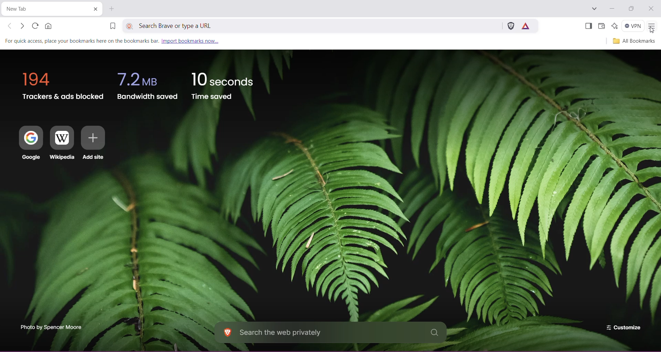  Describe the element at coordinates (632, 41) in the screenshot. I see `All bookmarks` at that location.